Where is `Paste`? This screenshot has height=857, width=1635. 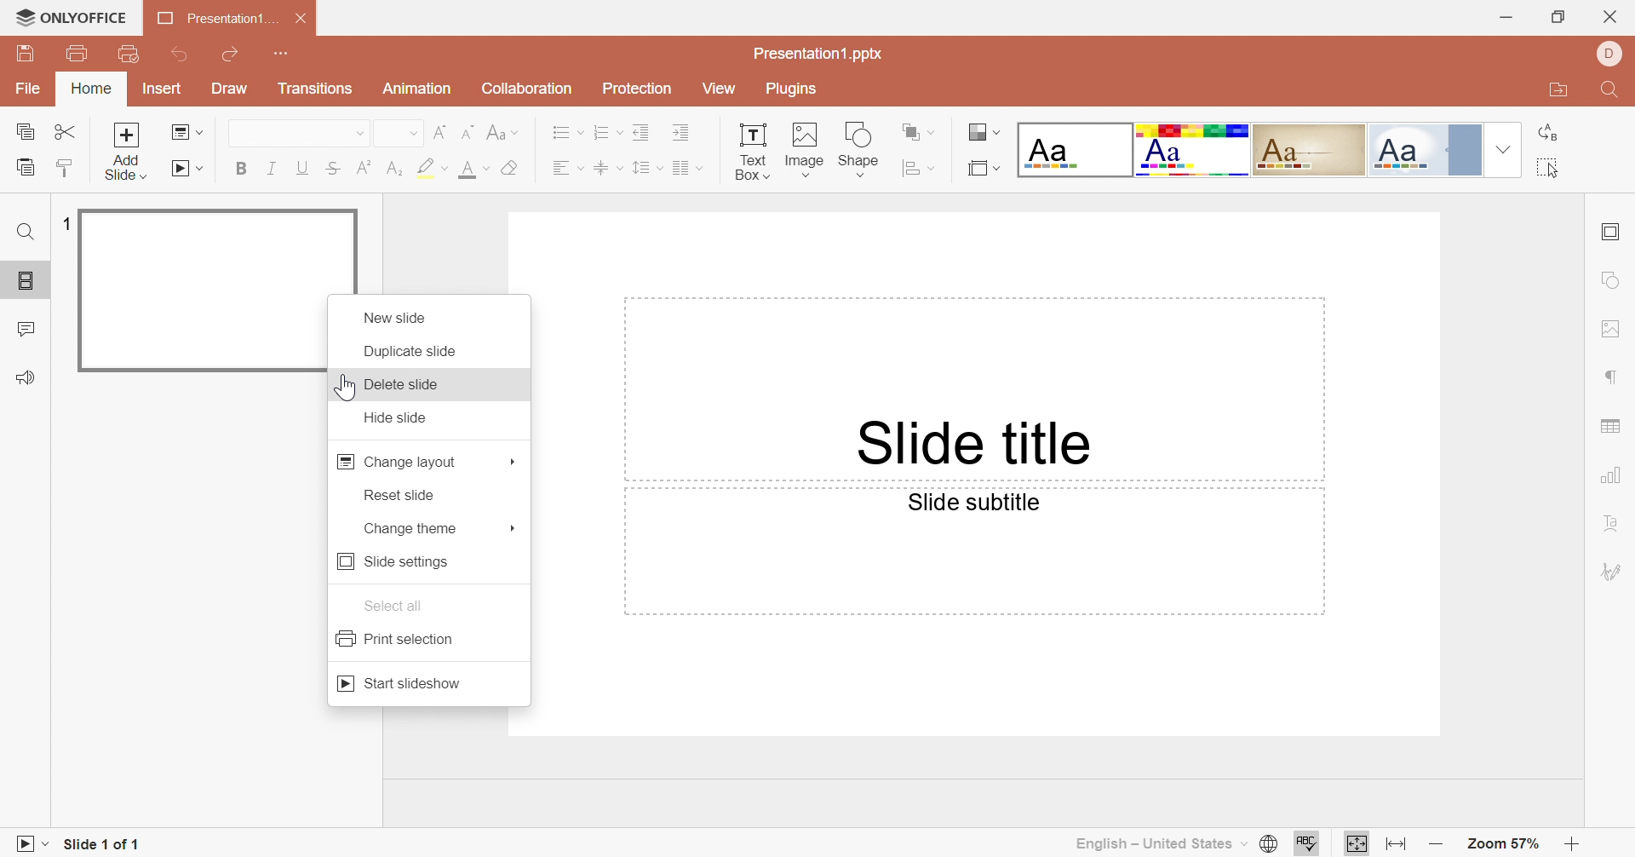
Paste is located at coordinates (23, 169).